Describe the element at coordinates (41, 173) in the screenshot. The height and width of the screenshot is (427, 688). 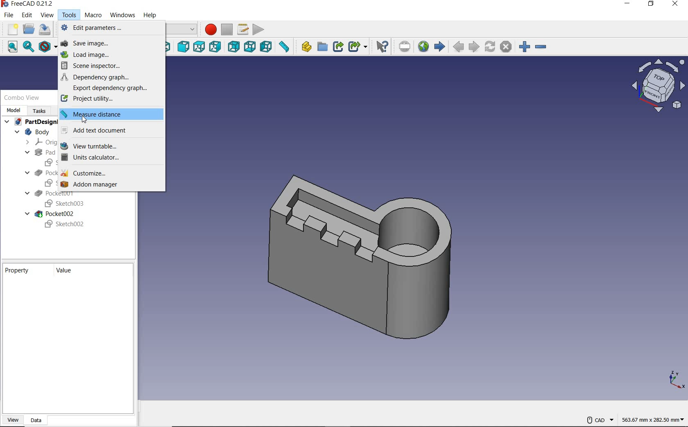
I see `POCKET` at that location.